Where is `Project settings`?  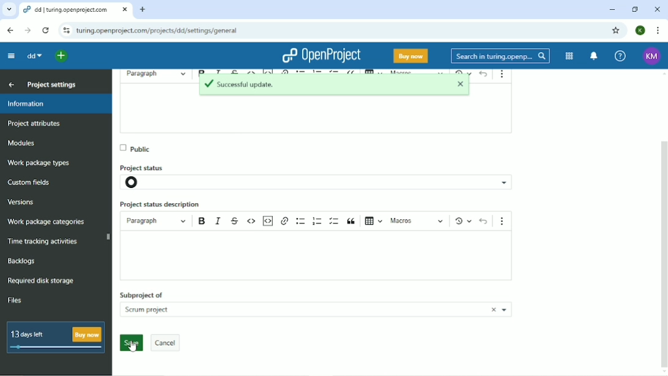 Project settings is located at coordinates (51, 84).